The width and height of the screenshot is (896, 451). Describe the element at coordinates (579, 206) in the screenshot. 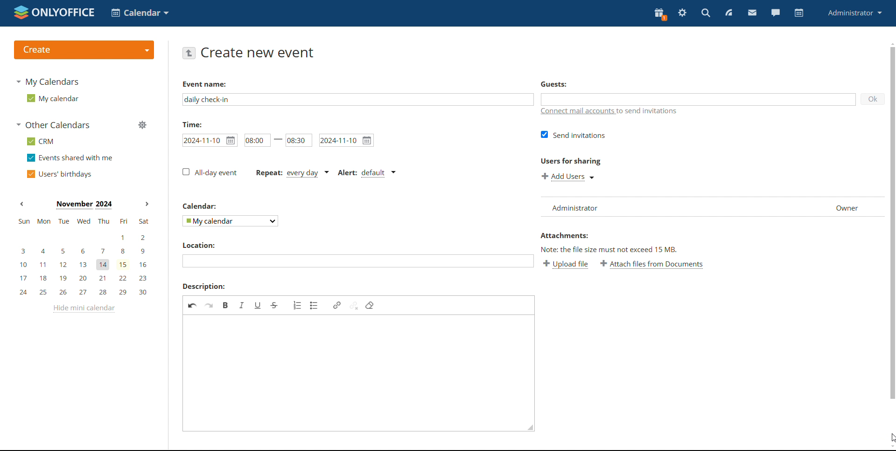

I see `list of users` at that location.